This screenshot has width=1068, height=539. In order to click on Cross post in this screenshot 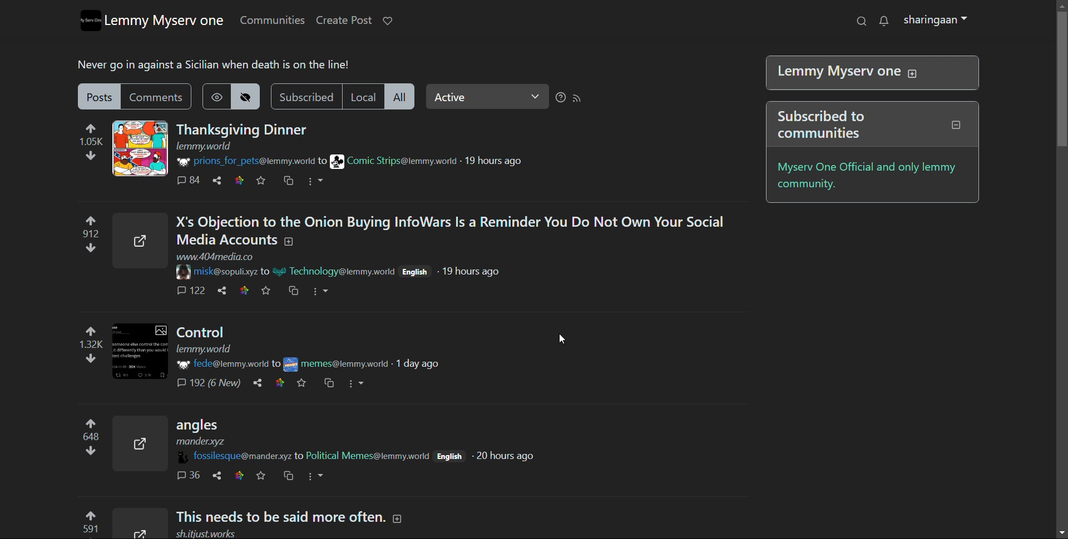, I will do `click(329, 383)`.